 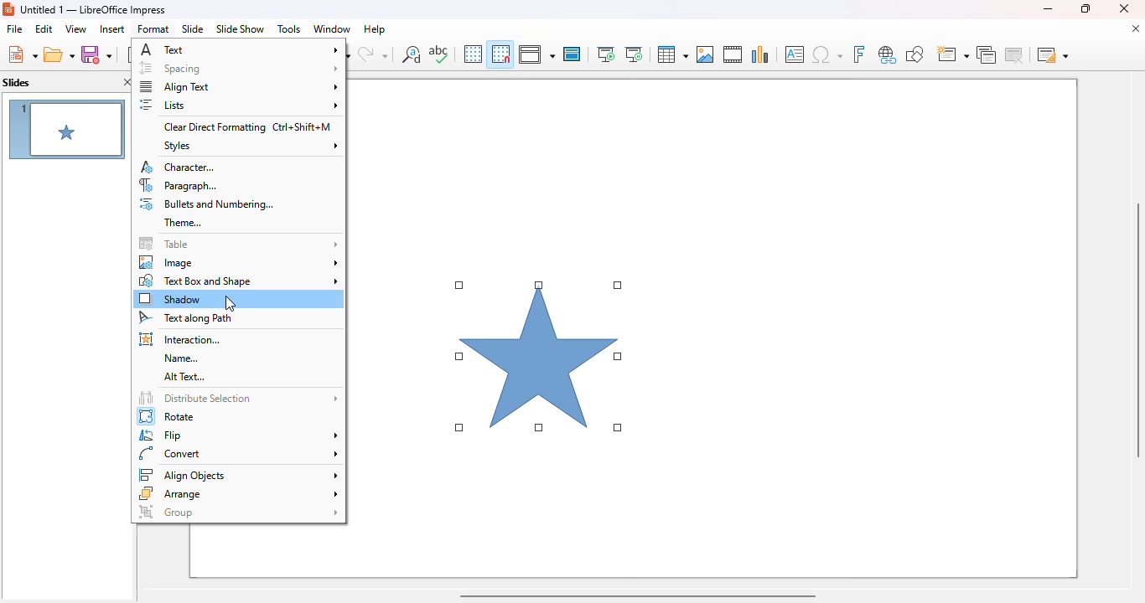 What do you see at coordinates (987, 54) in the screenshot?
I see `duplicate slide` at bounding box center [987, 54].